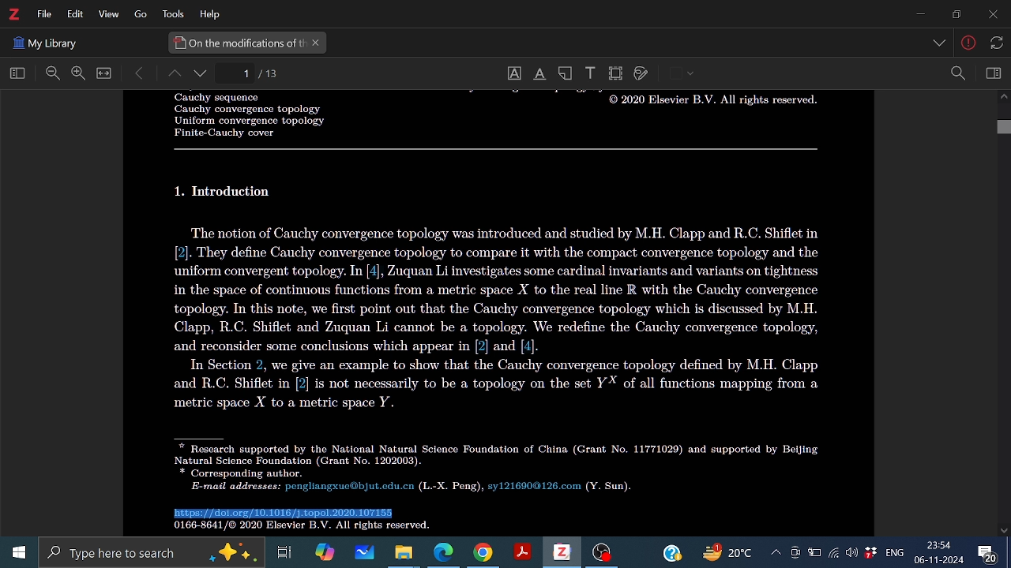 This screenshot has width=1011, height=568. What do you see at coordinates (1003, 129) in the screenshot?
I see `Vertical scrollbar` at bounding box center [1003, 129].